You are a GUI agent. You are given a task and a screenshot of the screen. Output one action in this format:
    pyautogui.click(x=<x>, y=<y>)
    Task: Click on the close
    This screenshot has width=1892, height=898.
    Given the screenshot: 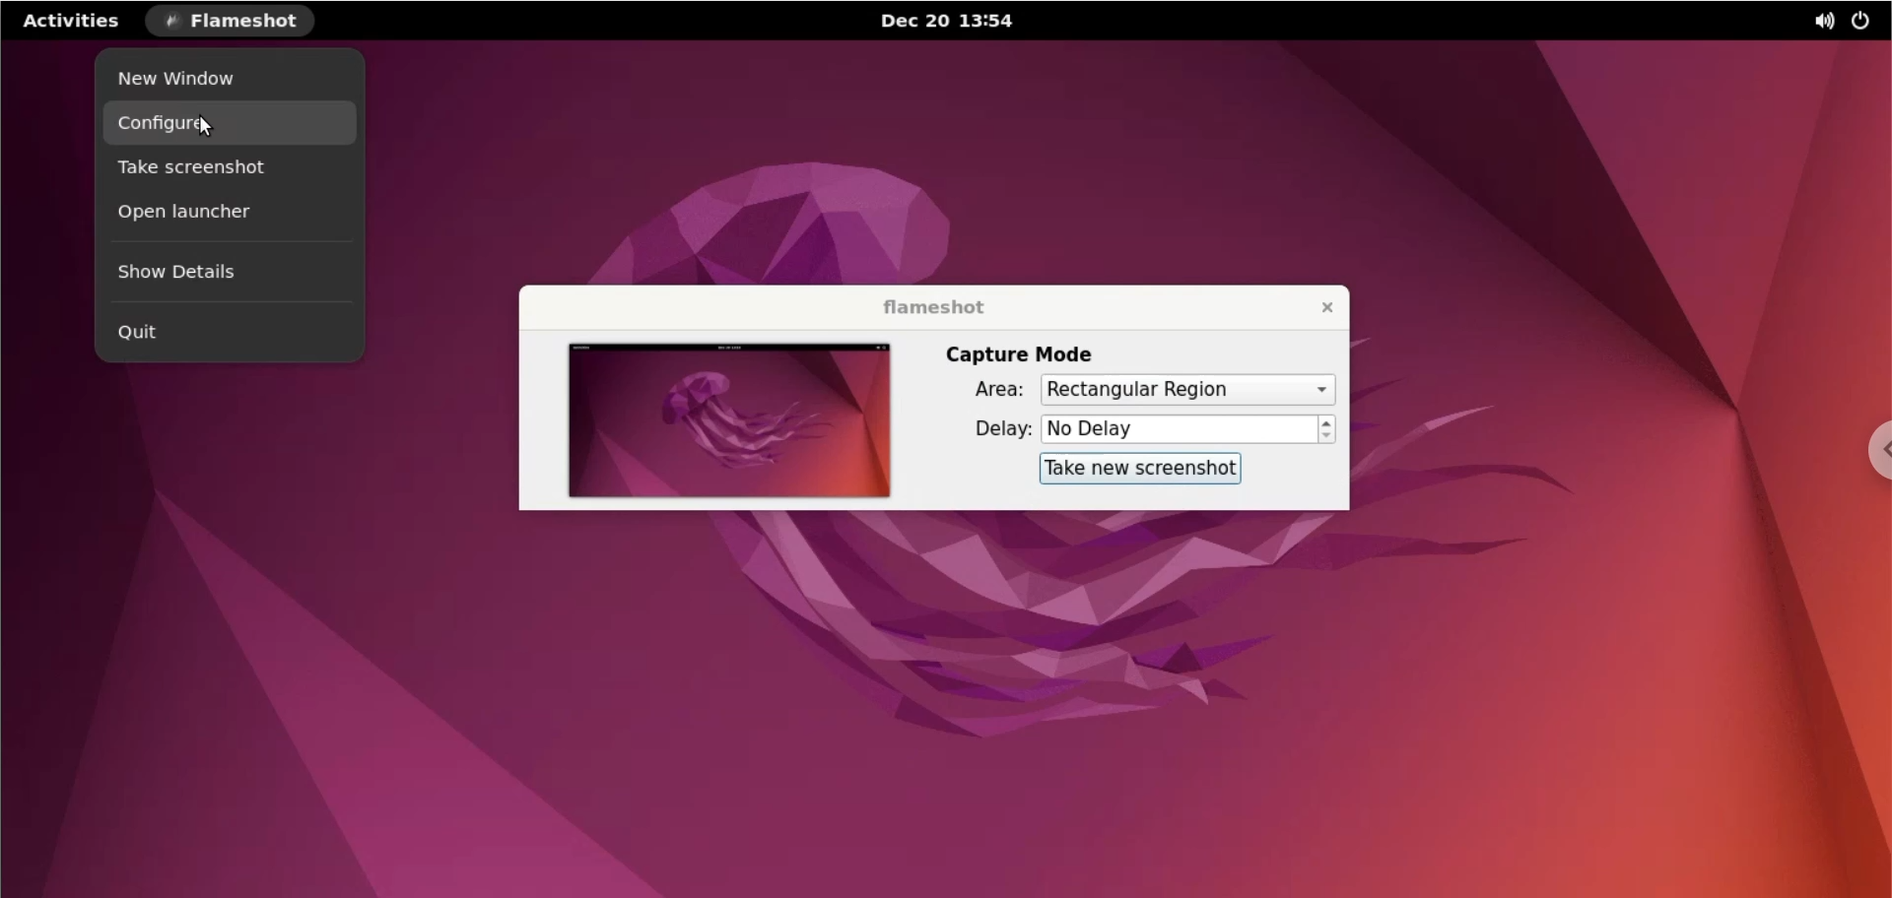 What is the action you would take?
    pyautogui.click(x=1323, y=308)
    